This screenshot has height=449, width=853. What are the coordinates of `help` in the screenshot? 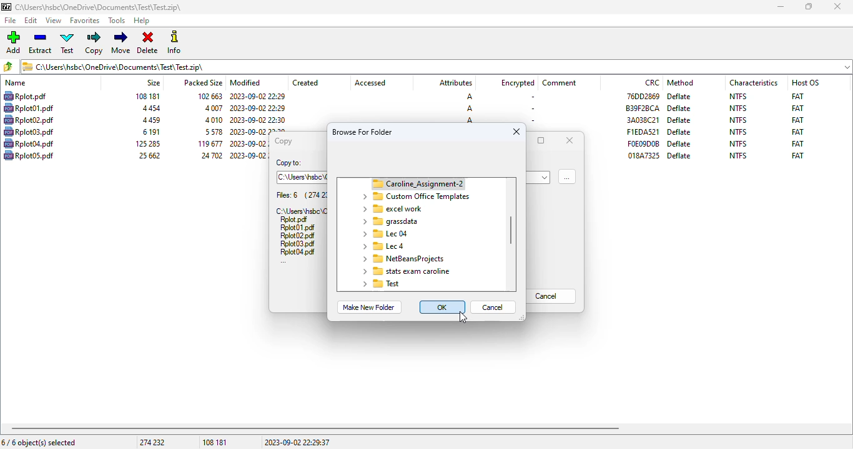 It's located at (142, 21).